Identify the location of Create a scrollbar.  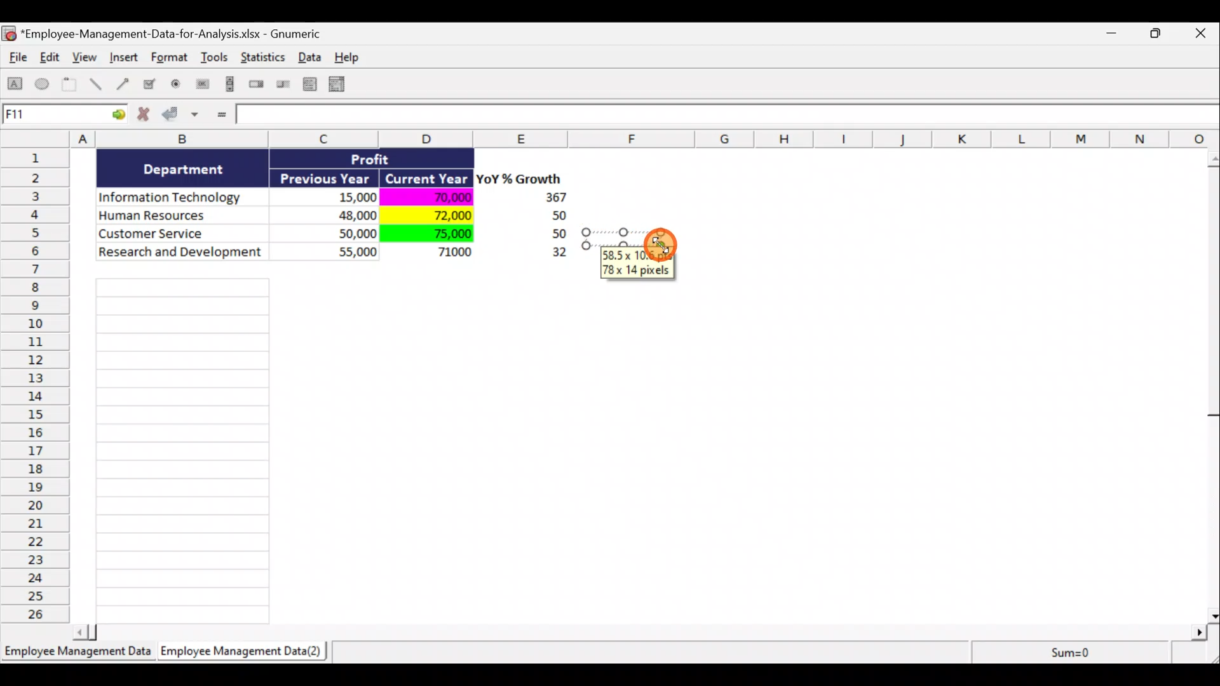
(228, 86).